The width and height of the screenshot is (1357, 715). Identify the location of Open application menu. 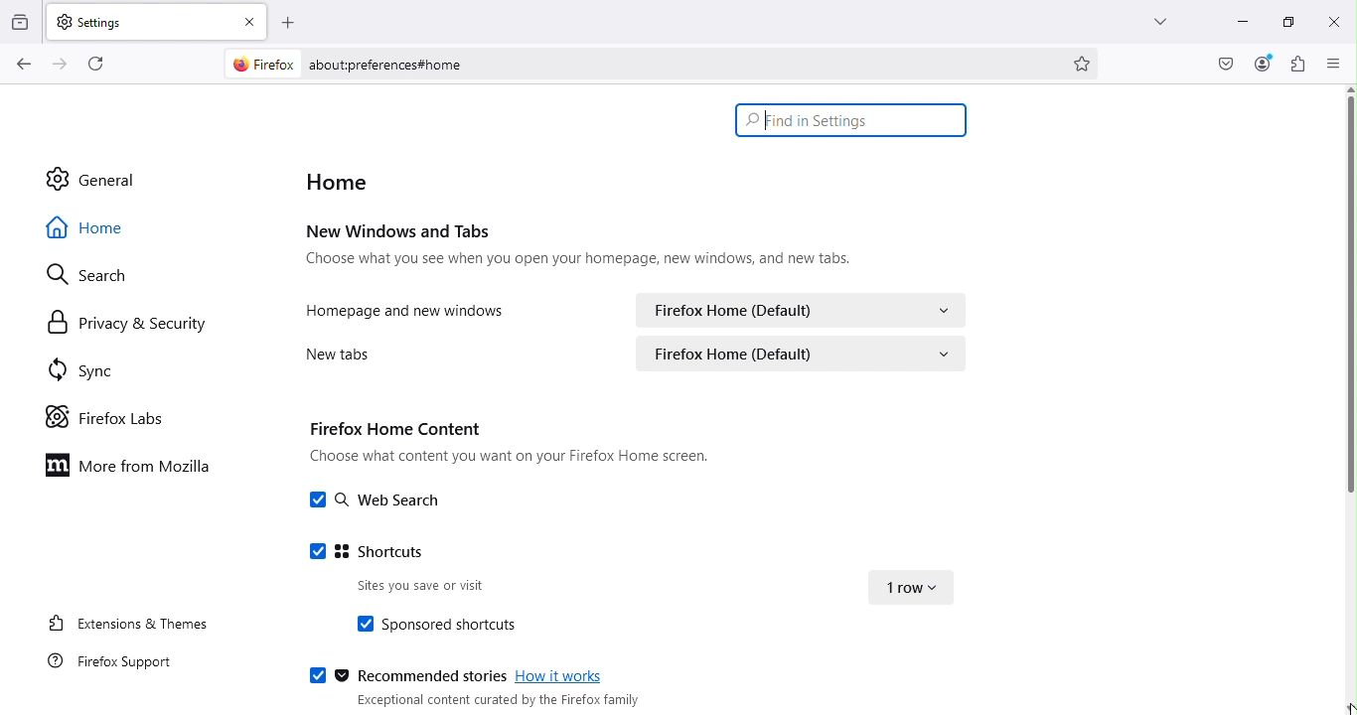
(1335, 65).